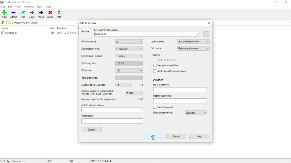  I want to click on Archive format, so click(97, 42).